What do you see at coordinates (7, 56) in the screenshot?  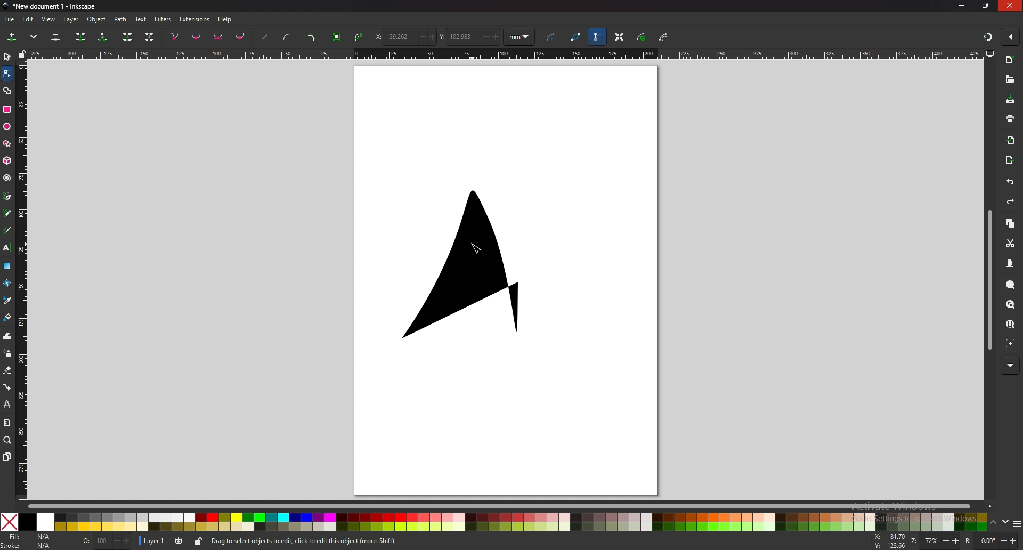 I see `selector` at bounding box center [7, 56].